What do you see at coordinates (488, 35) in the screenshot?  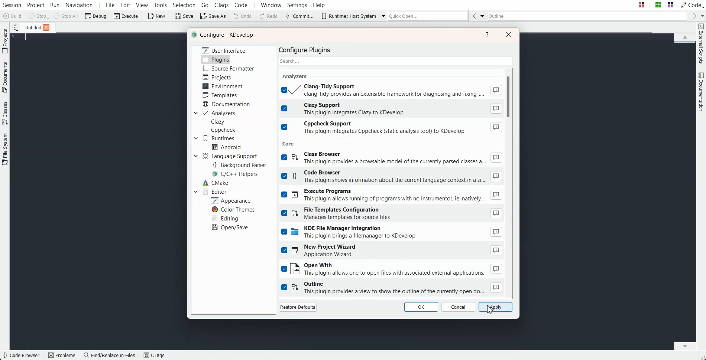 I see `Help` at bounding box center [488, 35].